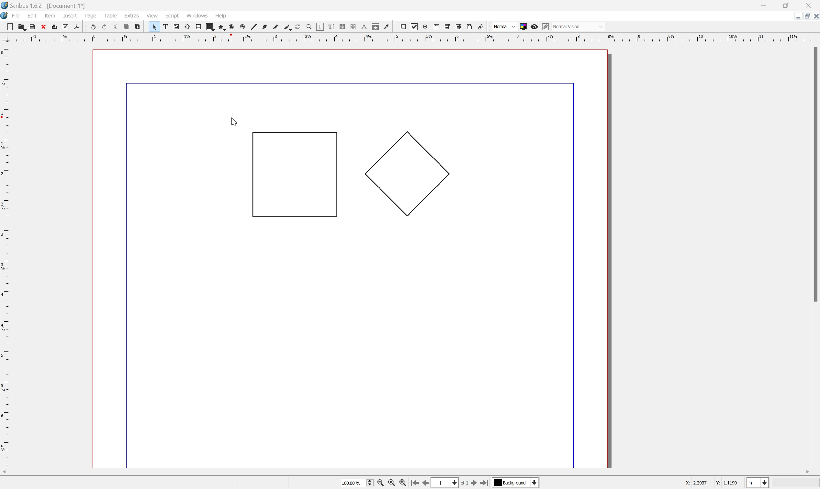 The width and height of the screenshot is (820, 489). Describe the element at coordinates (297, 27) in the screenshot. I see `rotate item` at that location.